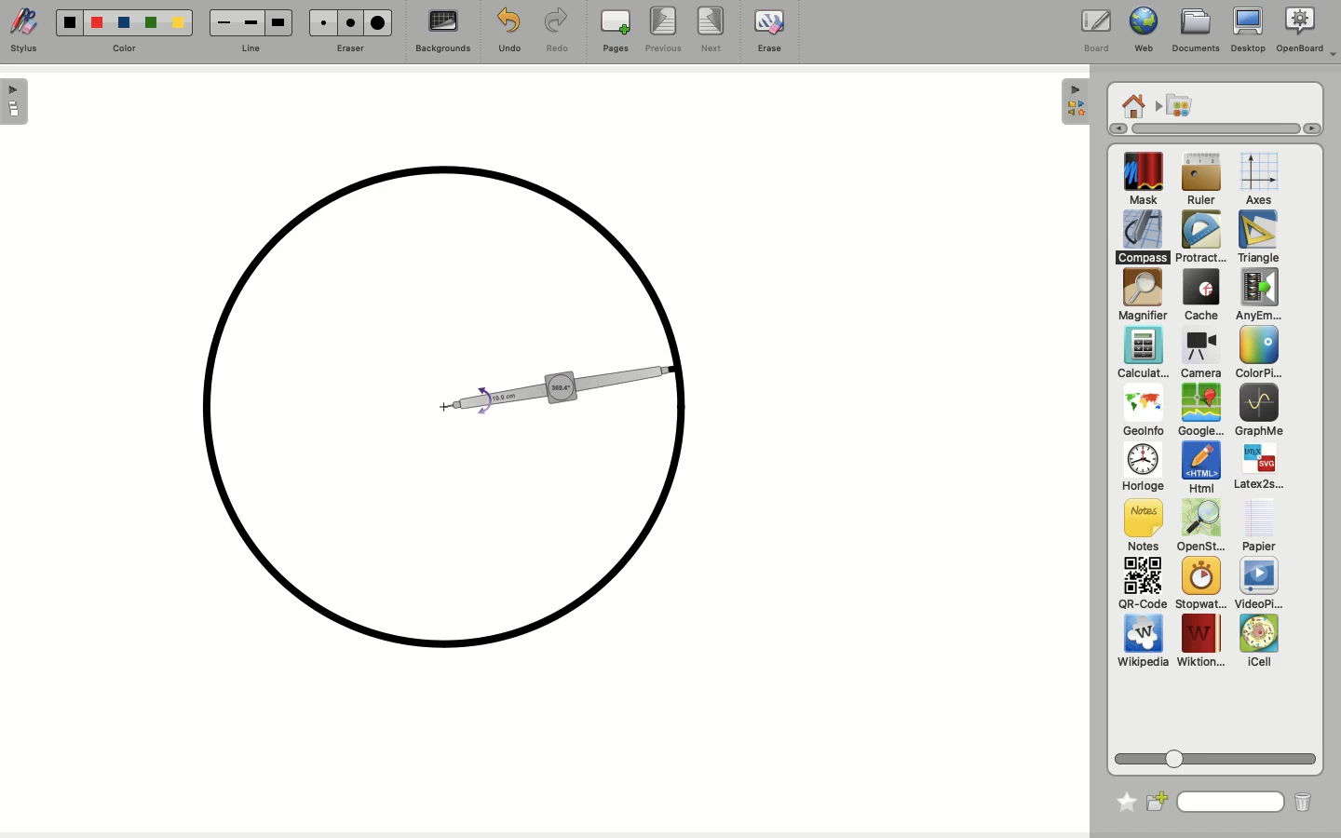  Describe the element at coordinates (277, 22) in the screenshot. I see `Line3` at that location.